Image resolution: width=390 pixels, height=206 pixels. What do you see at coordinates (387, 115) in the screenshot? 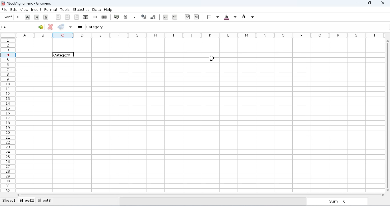
I see `Vertical scroll bar` at bounding box center [387, 115].